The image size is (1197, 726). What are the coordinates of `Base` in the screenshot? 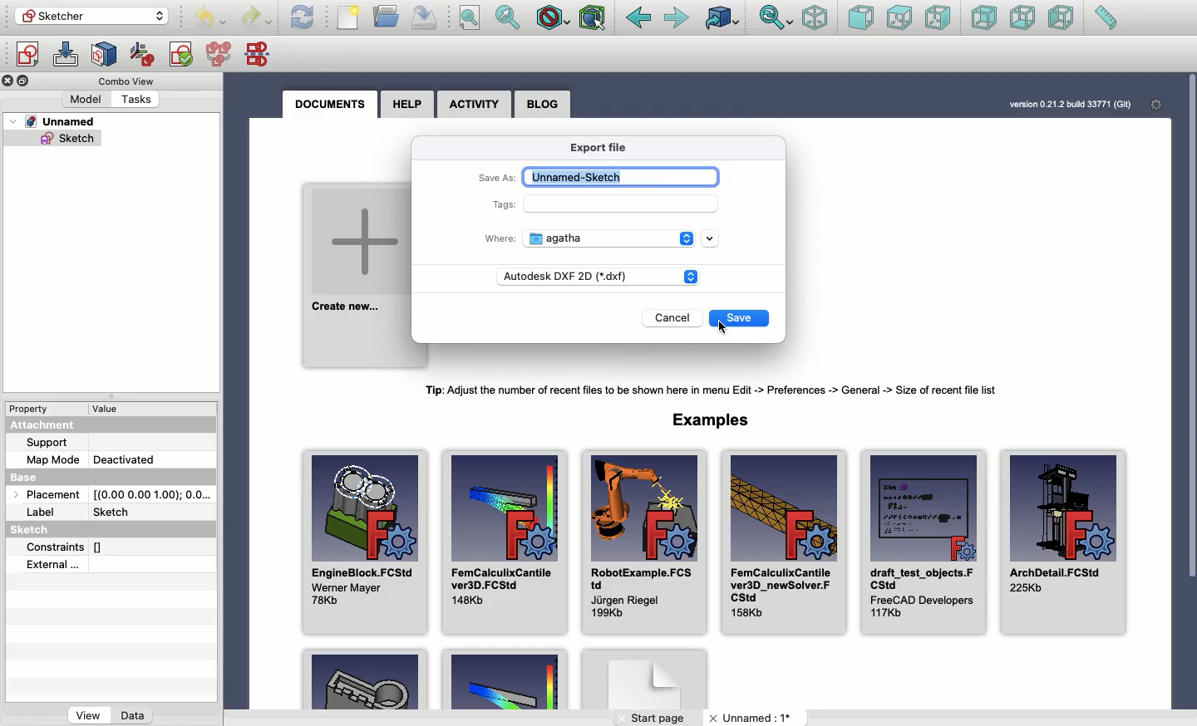 It's located at (29, 478).